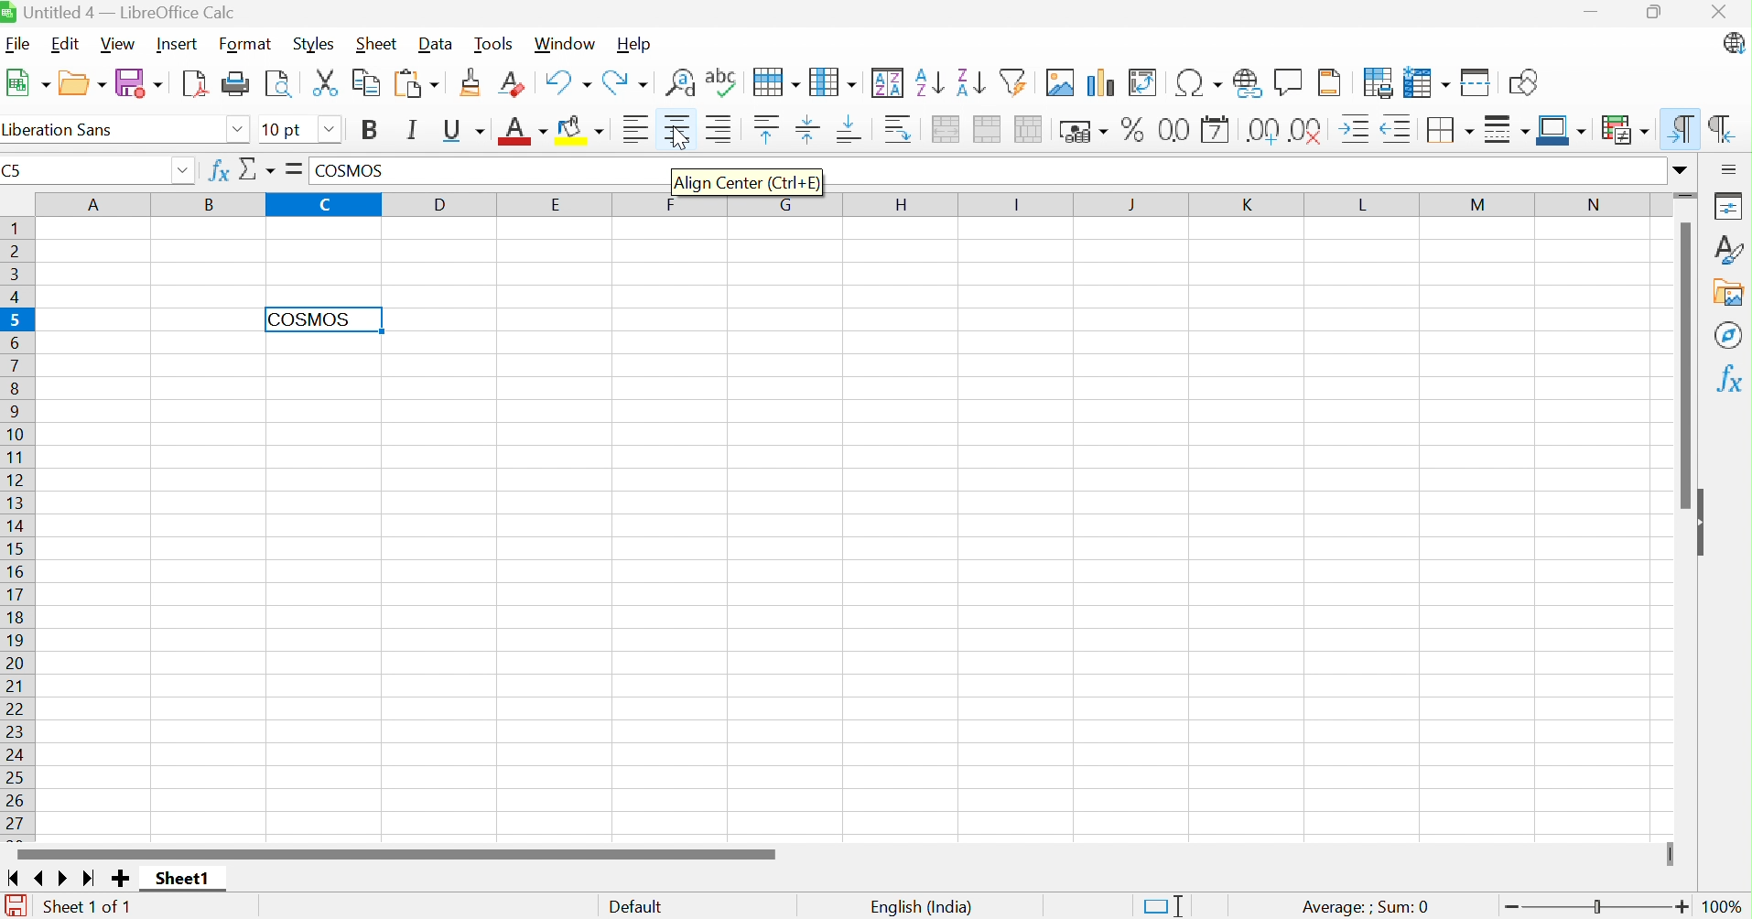 This screenshot has width=1752, height=919. I want to click on Format as Currency, so click(1086, 130).